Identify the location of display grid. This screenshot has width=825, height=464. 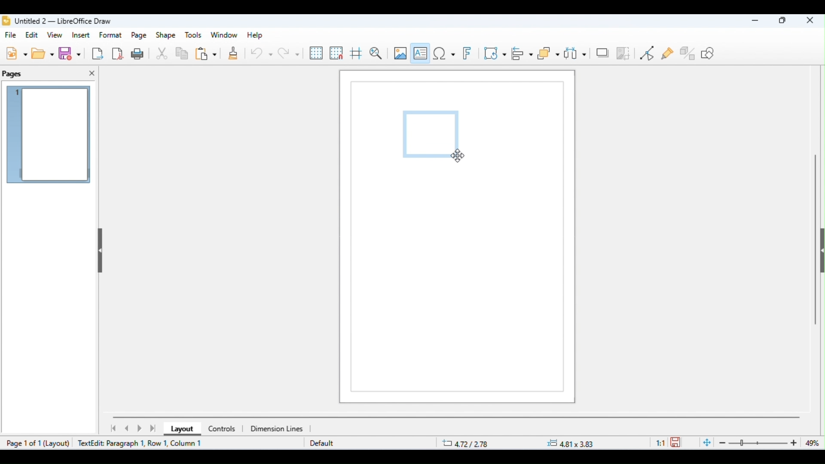
(317, 53).